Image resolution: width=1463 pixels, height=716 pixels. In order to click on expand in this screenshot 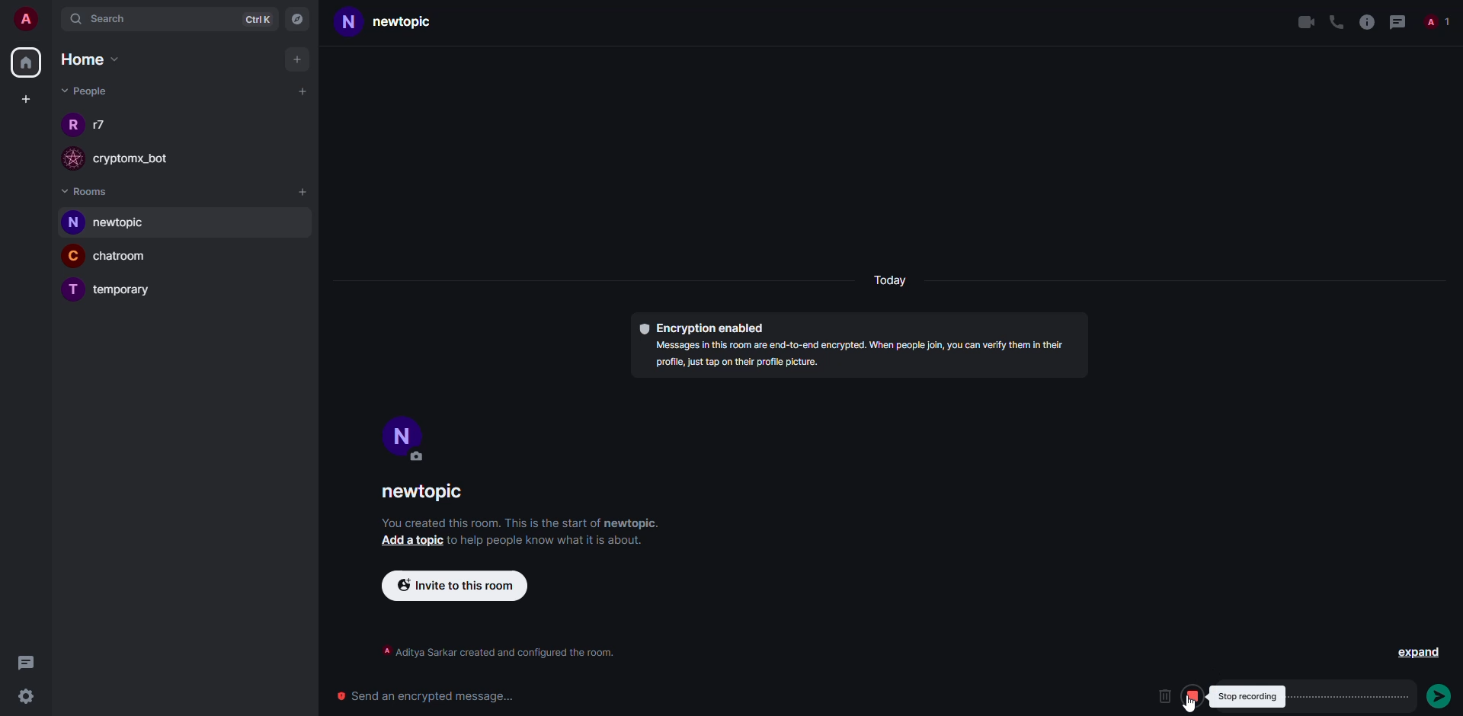, I will do `click(1416, 655)`.